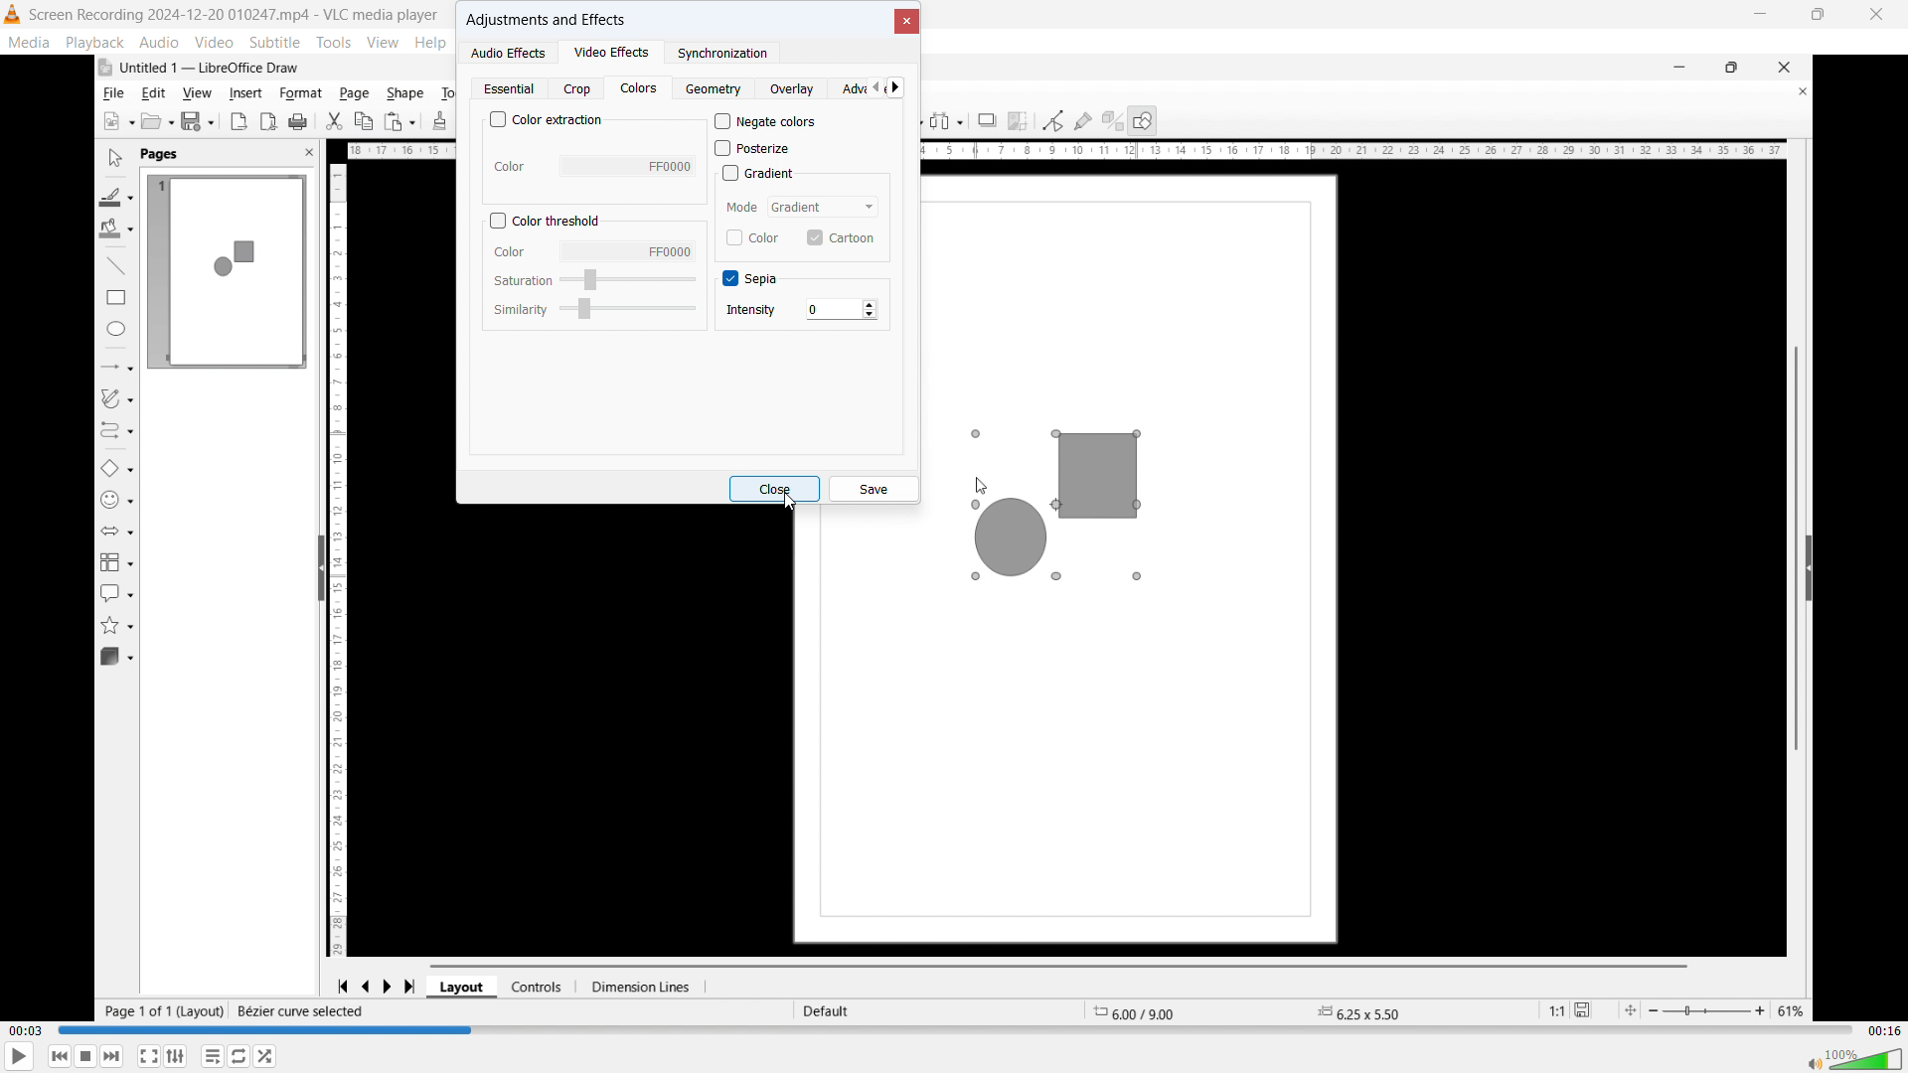 The image size is (1908, 1073). Describe the element at coordinates (546, 221) in the screenshot. I see `Colour threshold ` at that location.